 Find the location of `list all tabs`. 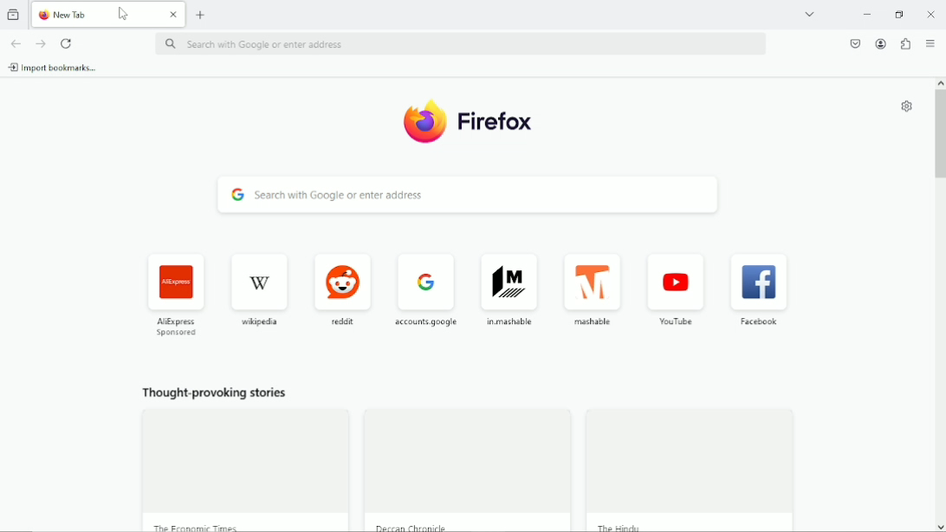

list all tabs is located at coordinates (811, 14).